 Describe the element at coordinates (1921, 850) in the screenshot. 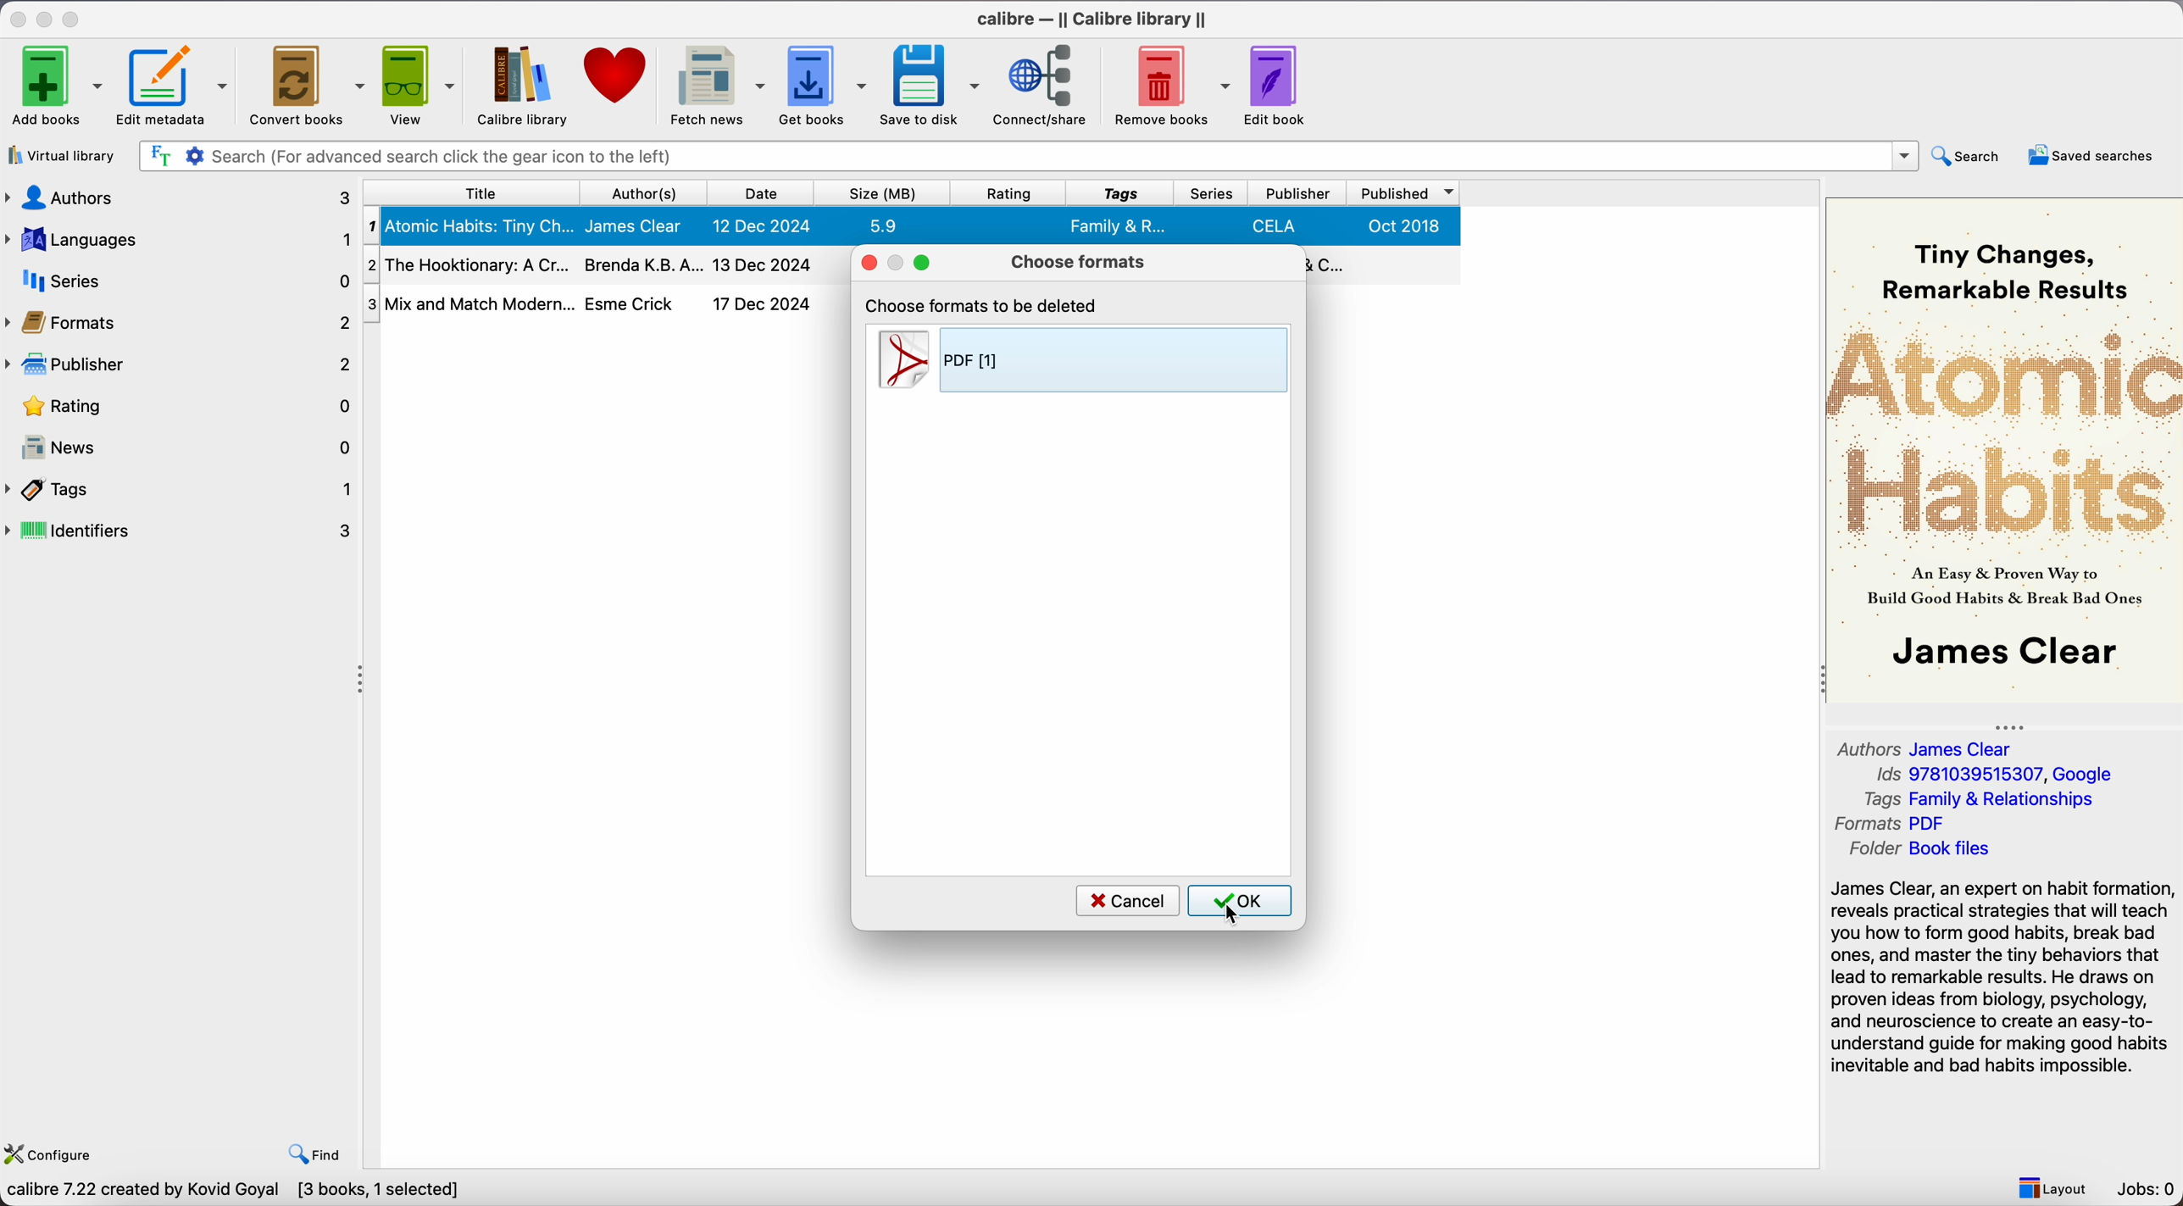

I see `Folder Book files` at that location.